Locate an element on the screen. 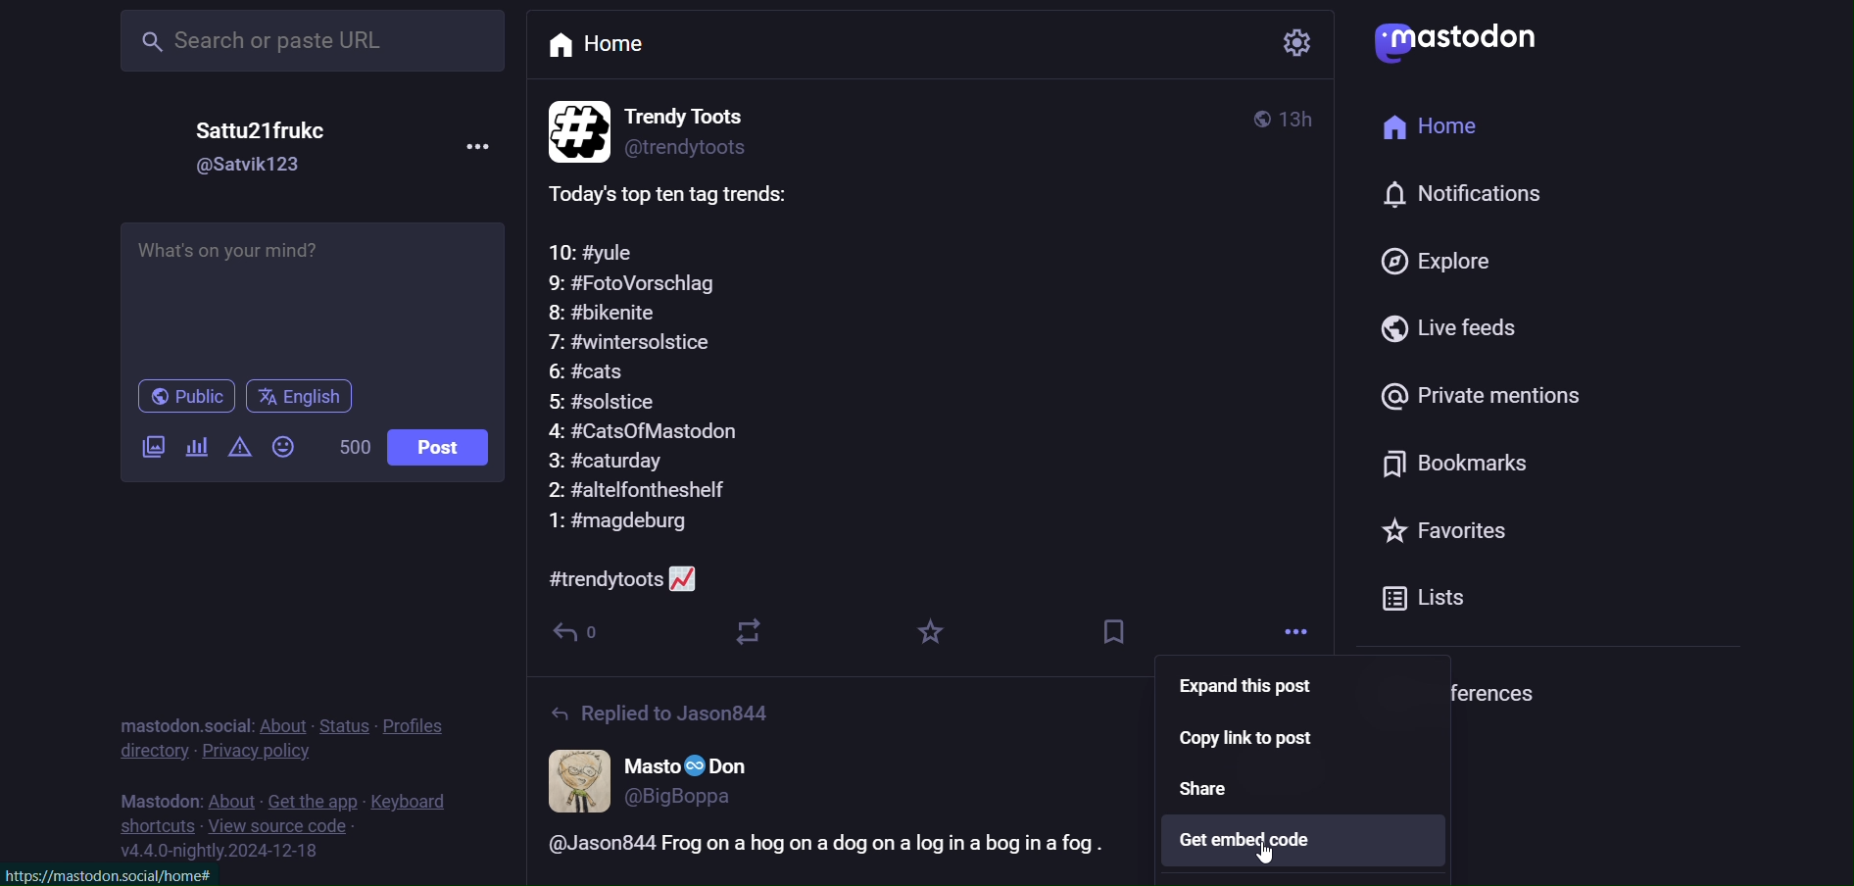 The image size is (1854, 886). home is located at coordinates (1434, 128).